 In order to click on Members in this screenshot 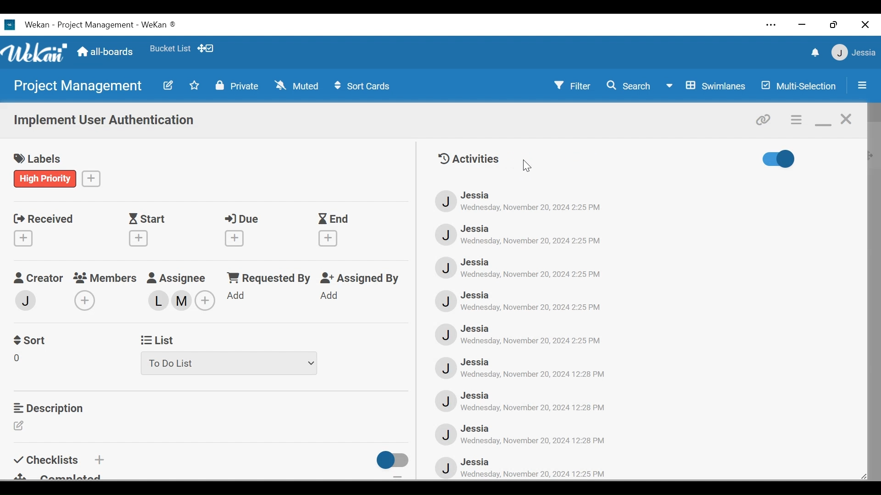, I will do `click(106, 277)`.